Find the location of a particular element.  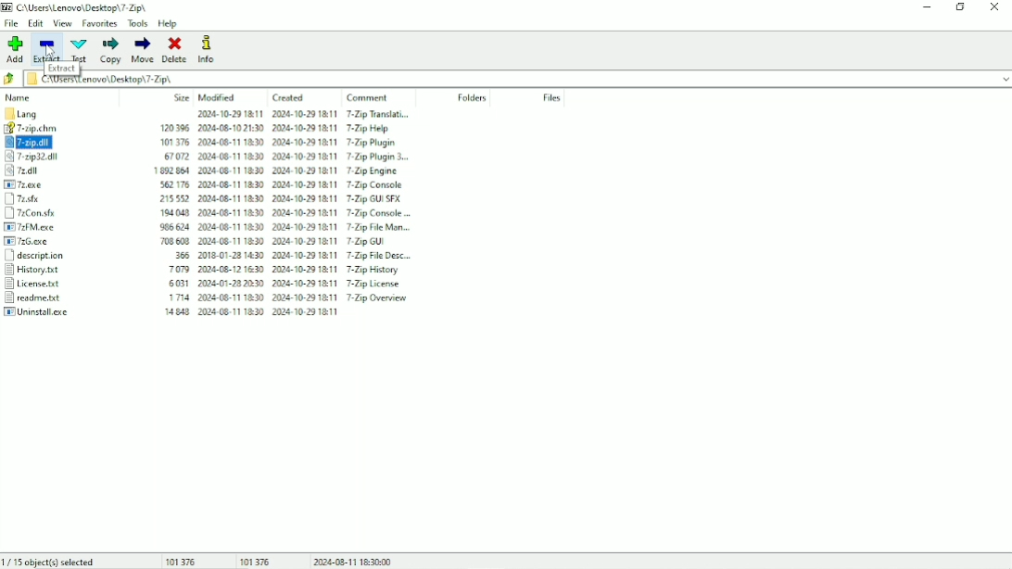

Created is located at coordinates (288, 98).